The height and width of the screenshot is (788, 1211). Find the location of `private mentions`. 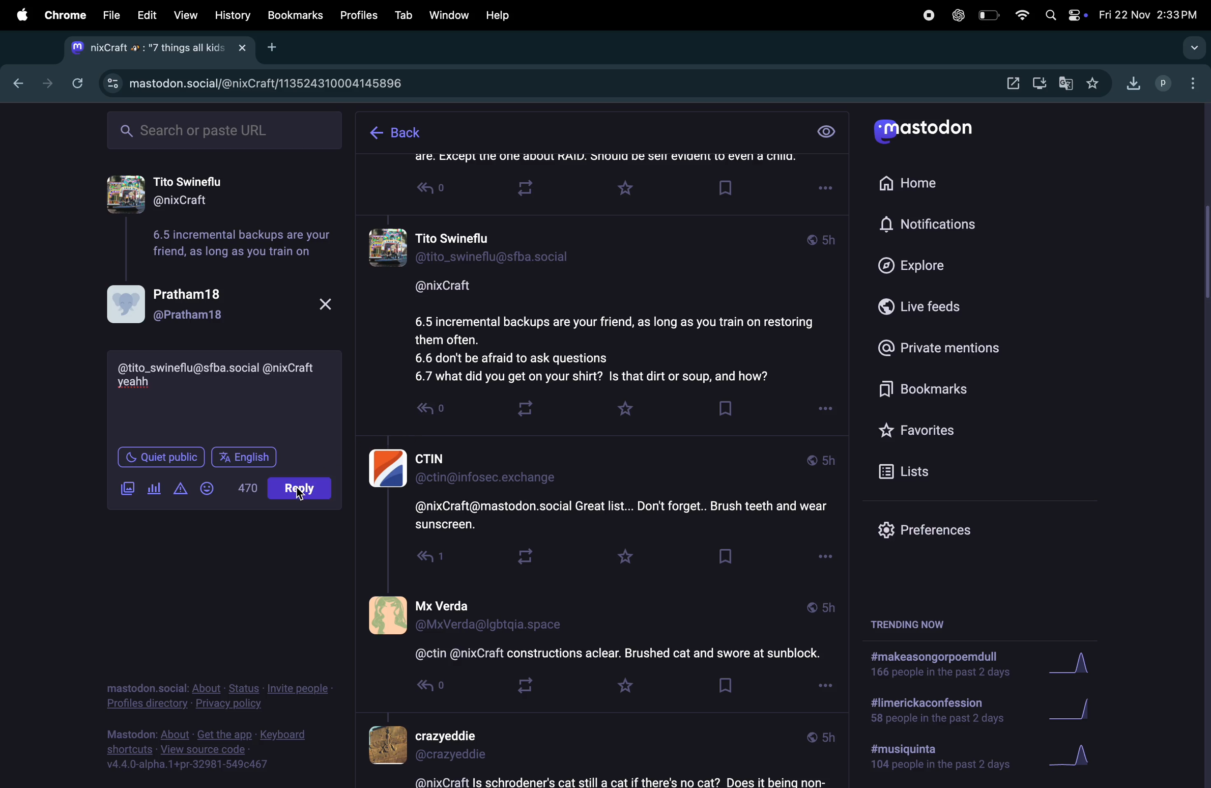

private mentions is located at coordinates (951, 348).